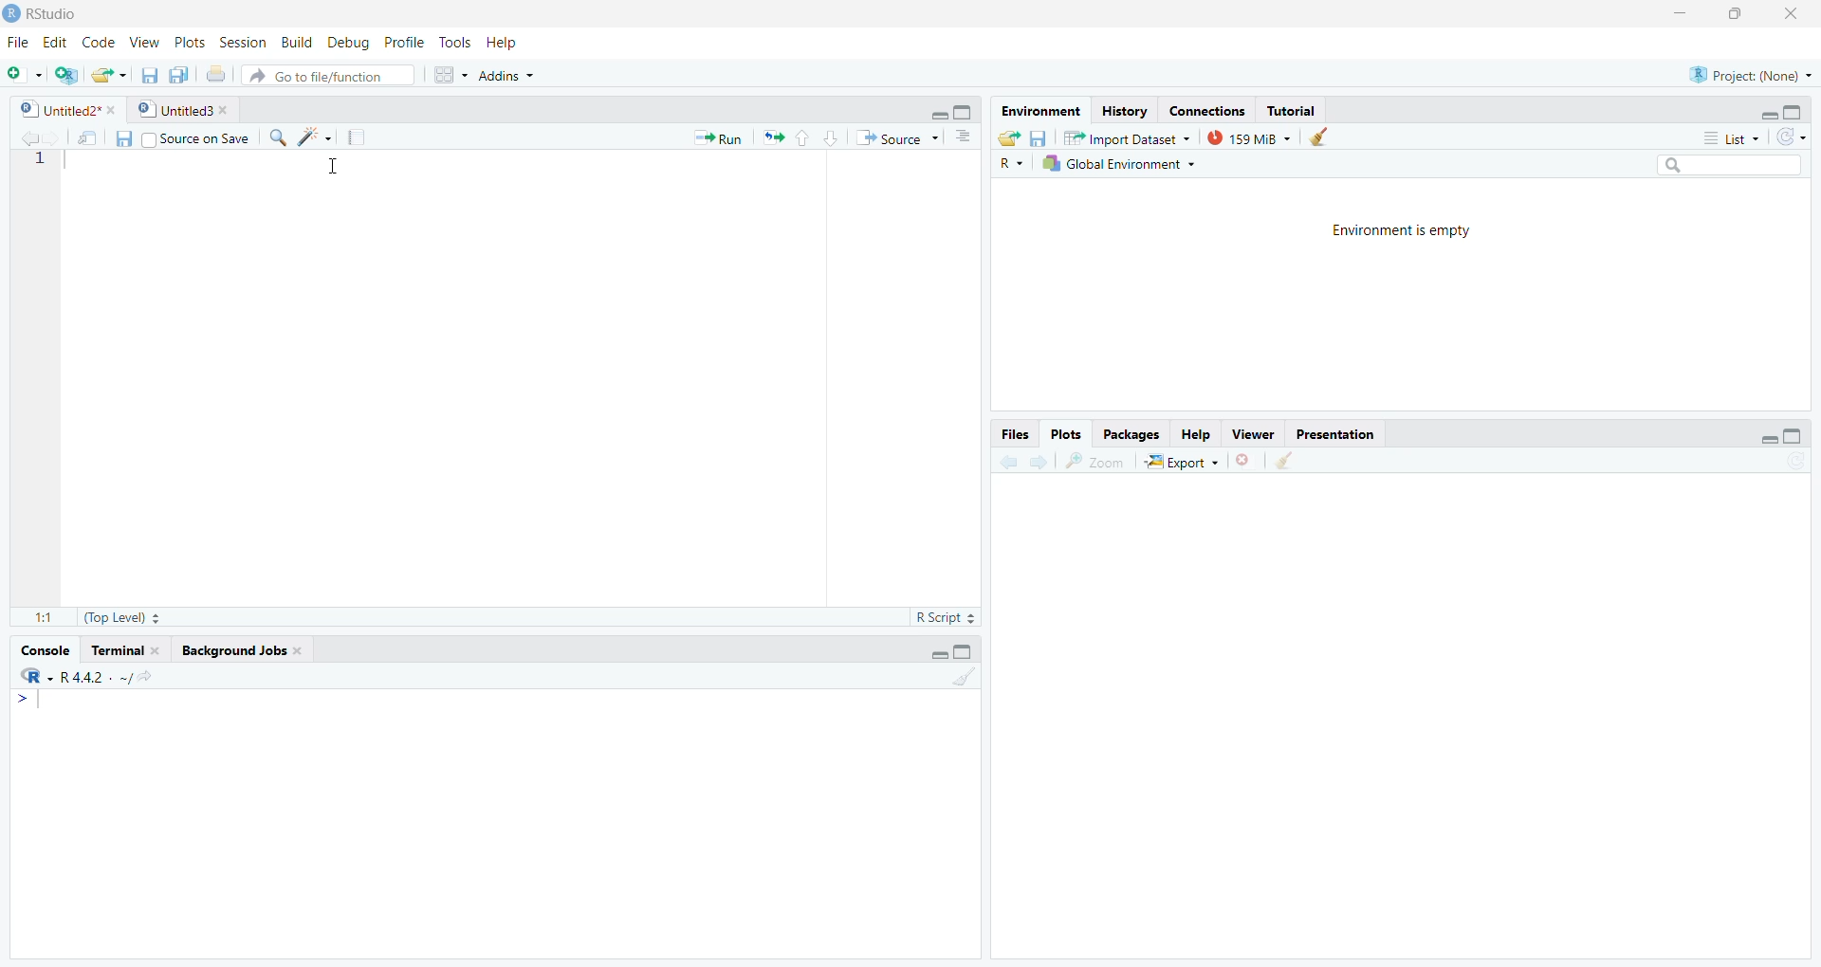 This screenshot has height=967, width=1821. Describe the element at coordinates (1793, 112) in the screenshot. I see `Maximize` at that location.